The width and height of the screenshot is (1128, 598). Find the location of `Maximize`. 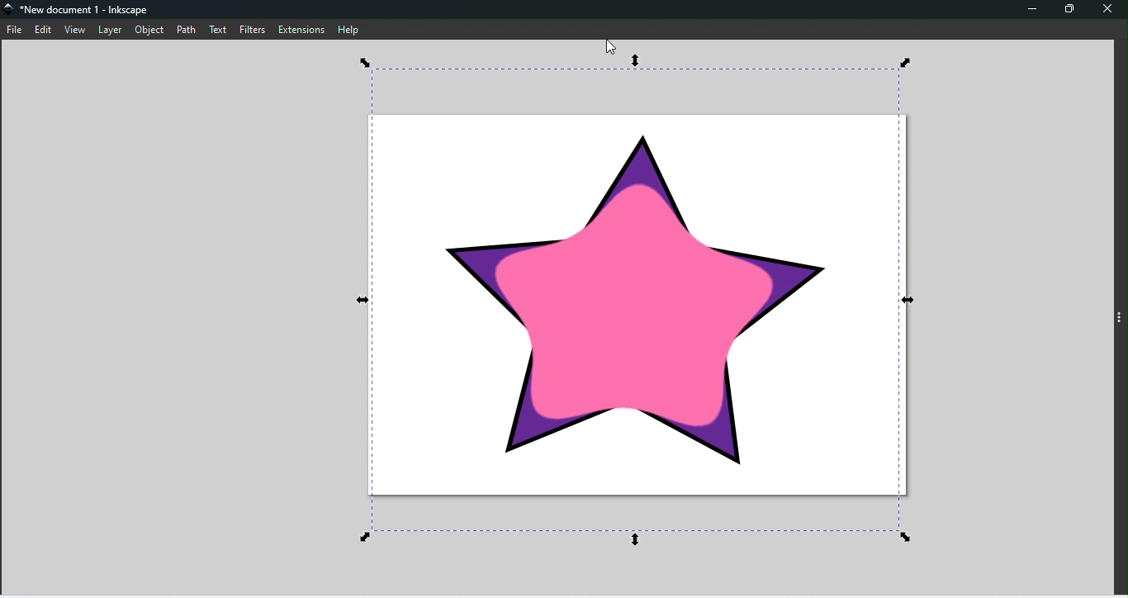

Maximize is located at coordinates (1067, 8).